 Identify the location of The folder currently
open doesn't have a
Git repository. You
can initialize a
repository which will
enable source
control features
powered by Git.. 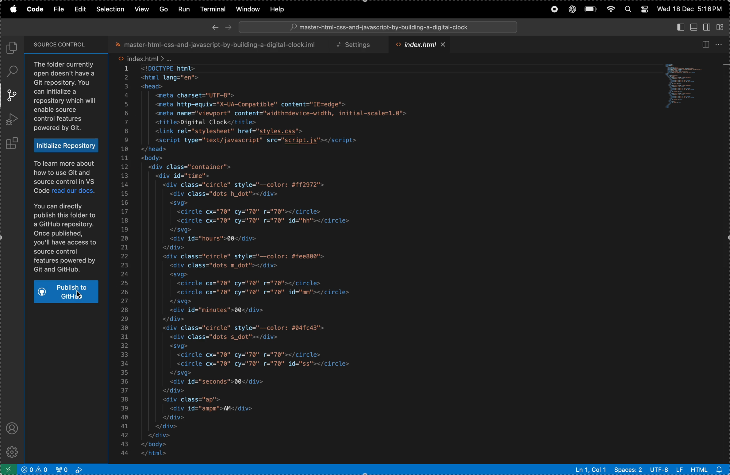
(67, 96).